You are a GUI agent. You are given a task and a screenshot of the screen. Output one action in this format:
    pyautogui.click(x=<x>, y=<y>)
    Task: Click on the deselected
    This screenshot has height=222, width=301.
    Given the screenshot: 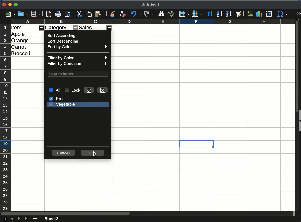 What is the action you would take?
    pyautogui.click(x=50, y=105)
    